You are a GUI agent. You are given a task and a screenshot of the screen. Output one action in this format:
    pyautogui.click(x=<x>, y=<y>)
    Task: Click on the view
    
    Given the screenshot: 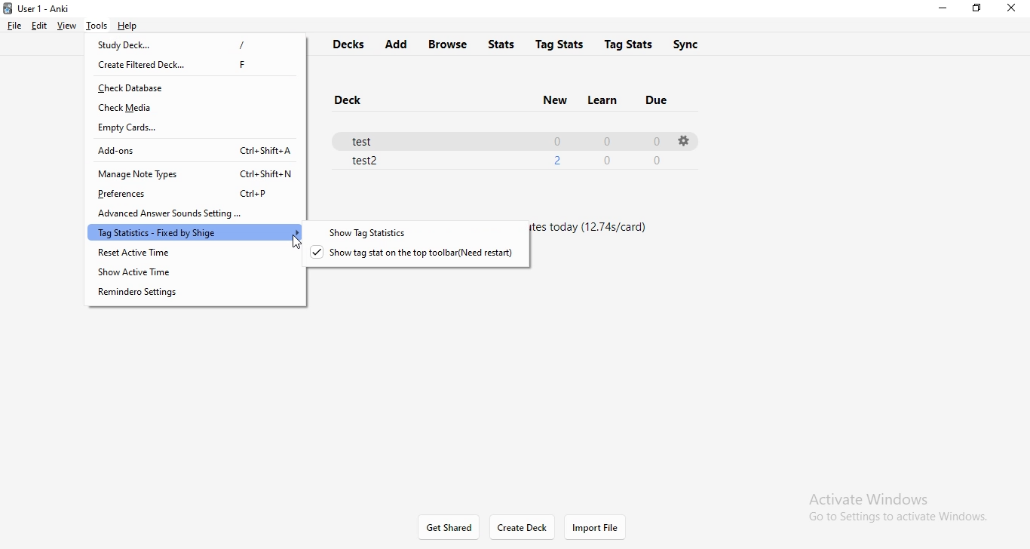 What is the action you would take?
    pyautogui.click(x=67, y=26)
    